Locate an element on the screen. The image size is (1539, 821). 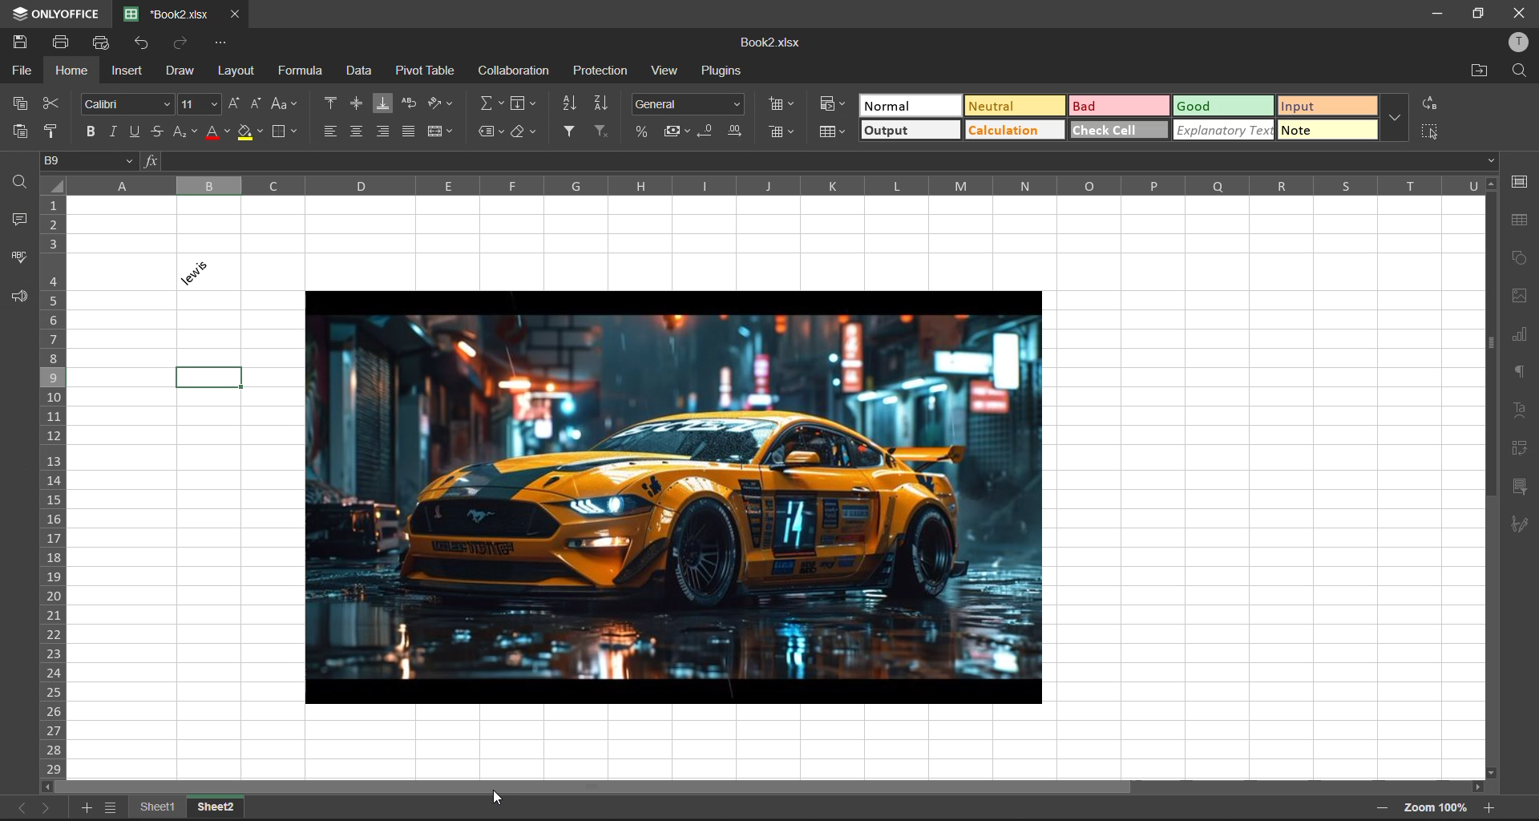
increase decimal is located at coordinates (733, 130).